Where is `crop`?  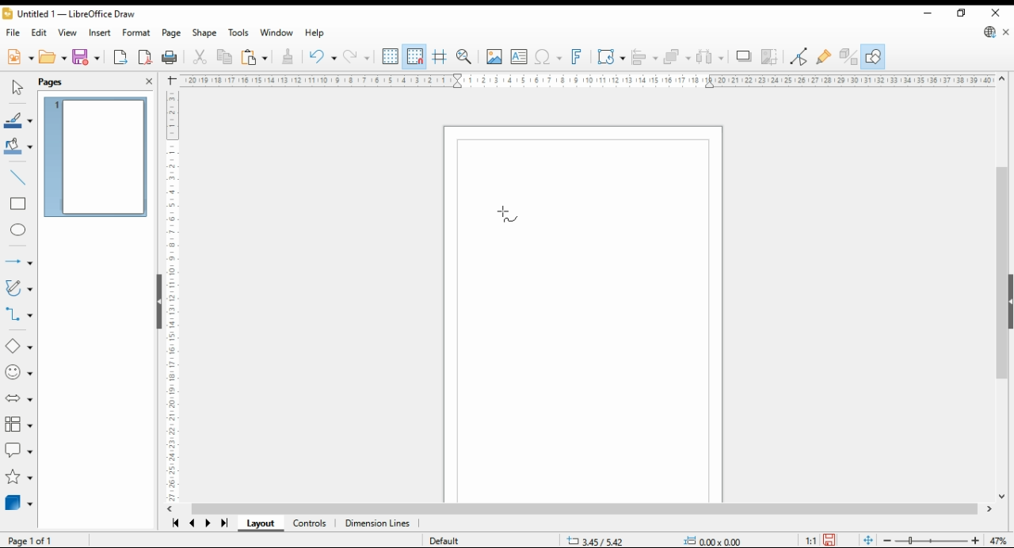 crop is located at coordinates (768, 57).